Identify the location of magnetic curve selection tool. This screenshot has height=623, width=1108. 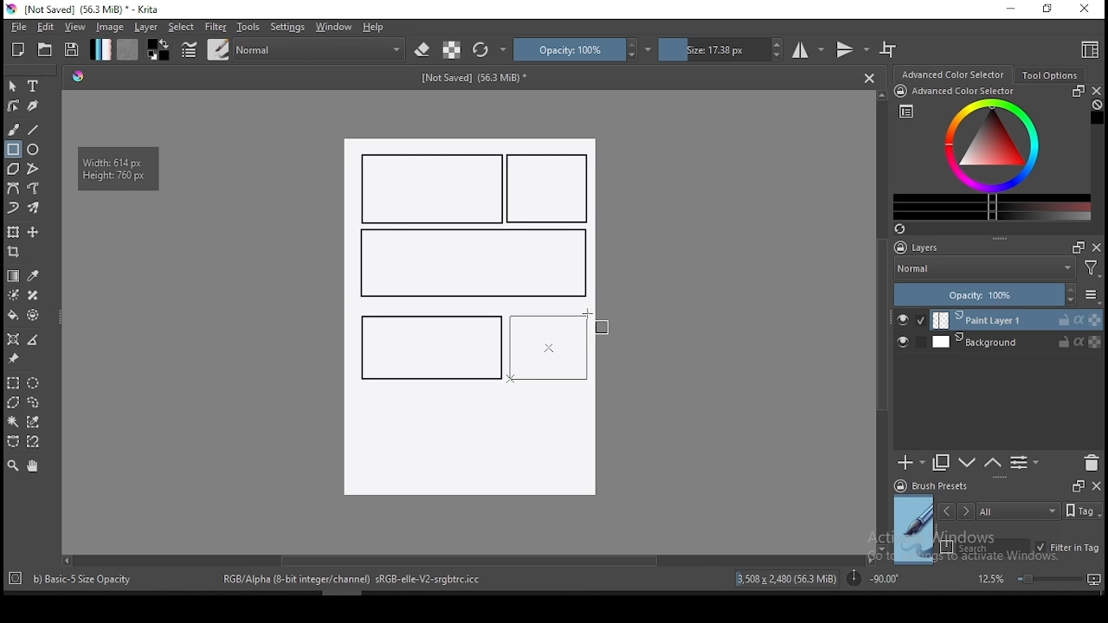
(31, 441).